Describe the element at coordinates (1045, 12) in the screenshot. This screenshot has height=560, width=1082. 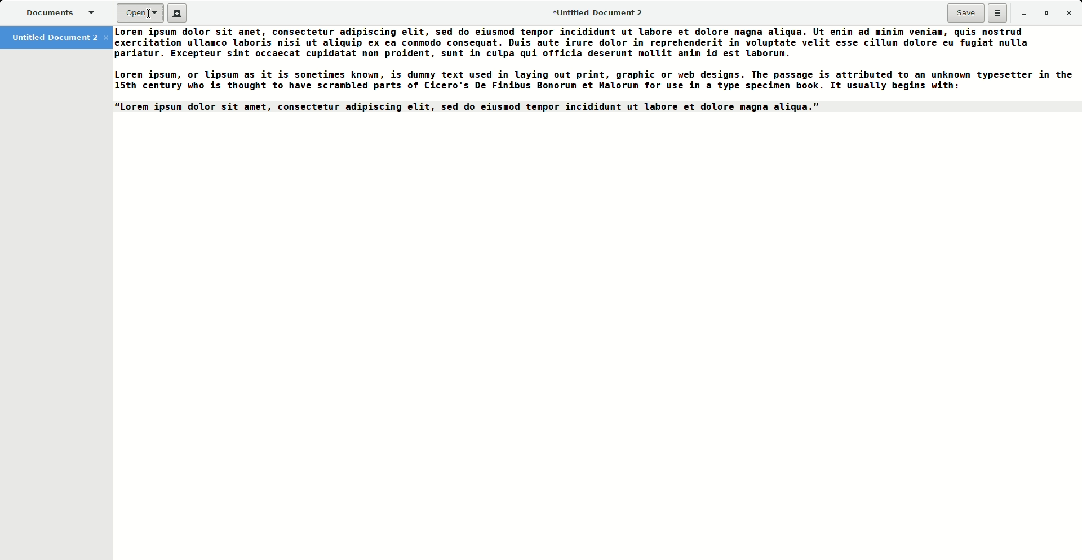
I see `Restore` at that location.